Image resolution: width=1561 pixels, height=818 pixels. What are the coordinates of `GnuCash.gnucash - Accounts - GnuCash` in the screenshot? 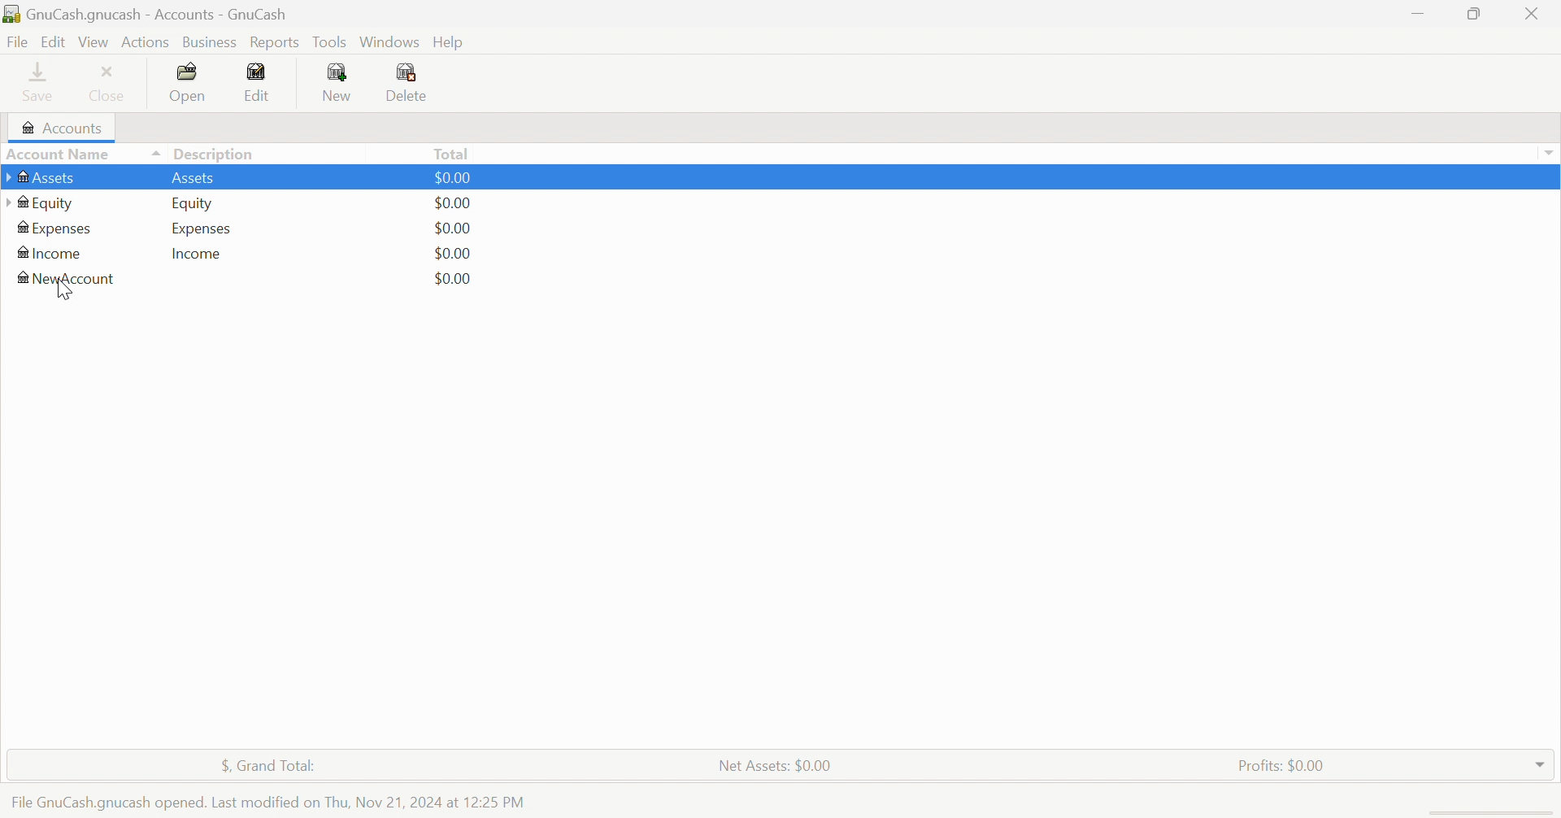 It's located at (150, 15).